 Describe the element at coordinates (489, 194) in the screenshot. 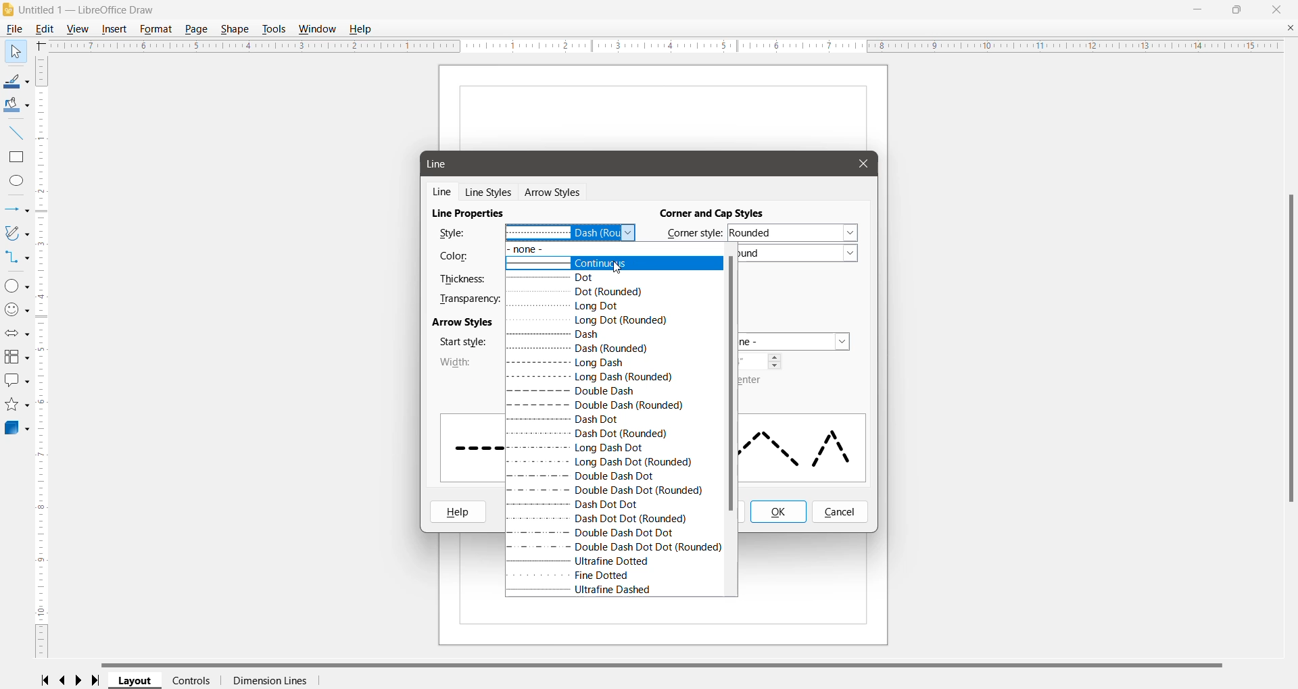

I see `Line Styles` at that location.